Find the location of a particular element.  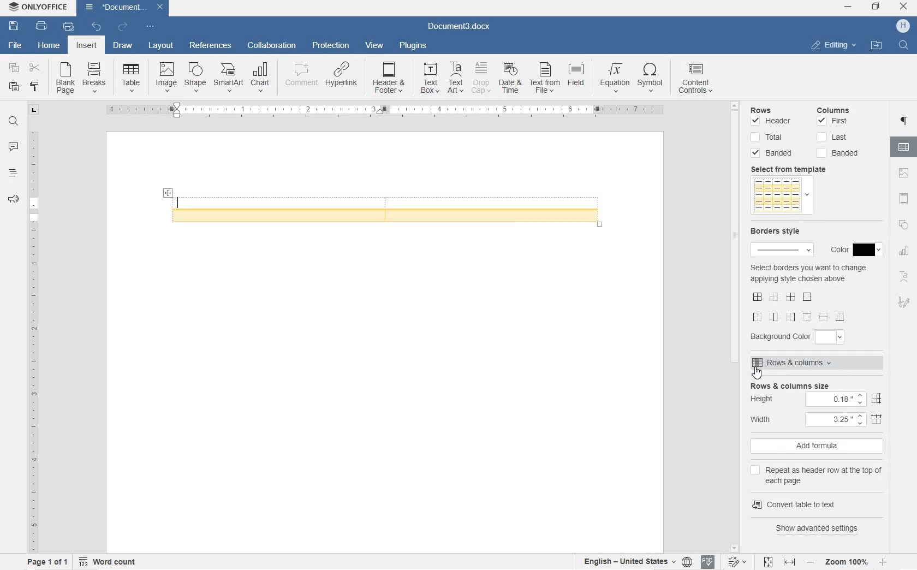

PAGE 1 OF 1 is located at coordinates (45, 562).